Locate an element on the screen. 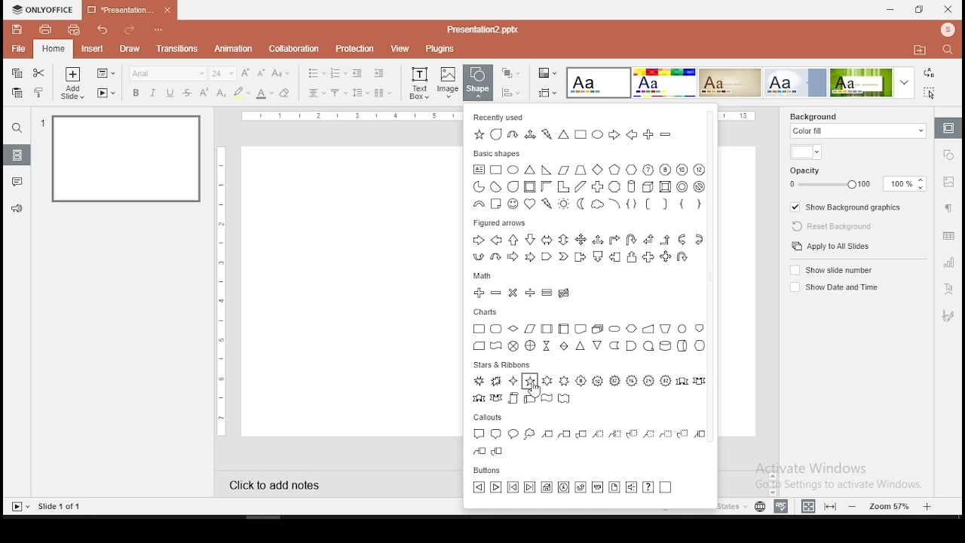  numbering is located at coordinates (339, 72).